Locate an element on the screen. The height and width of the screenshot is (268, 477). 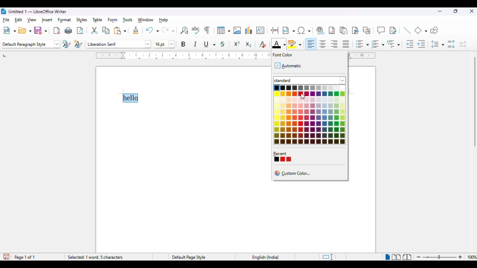
zoom factor is located at coordinates (471, 257).